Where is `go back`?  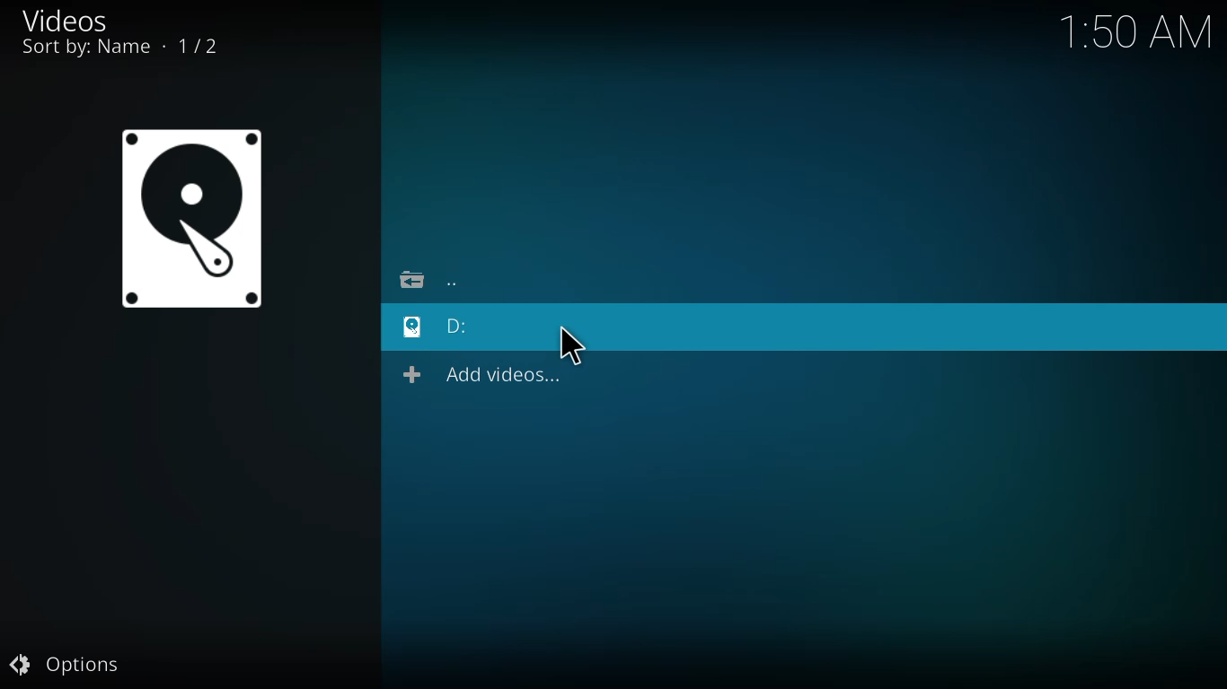 go back is located at coordinates (430, 281).